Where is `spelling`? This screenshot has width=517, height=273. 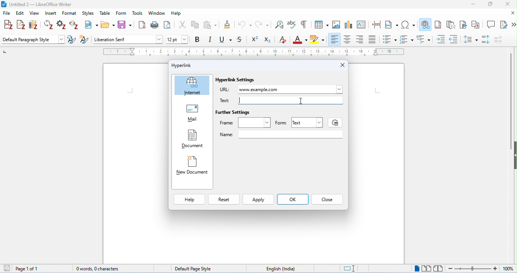 spelling is located at coordinates (292, 25).